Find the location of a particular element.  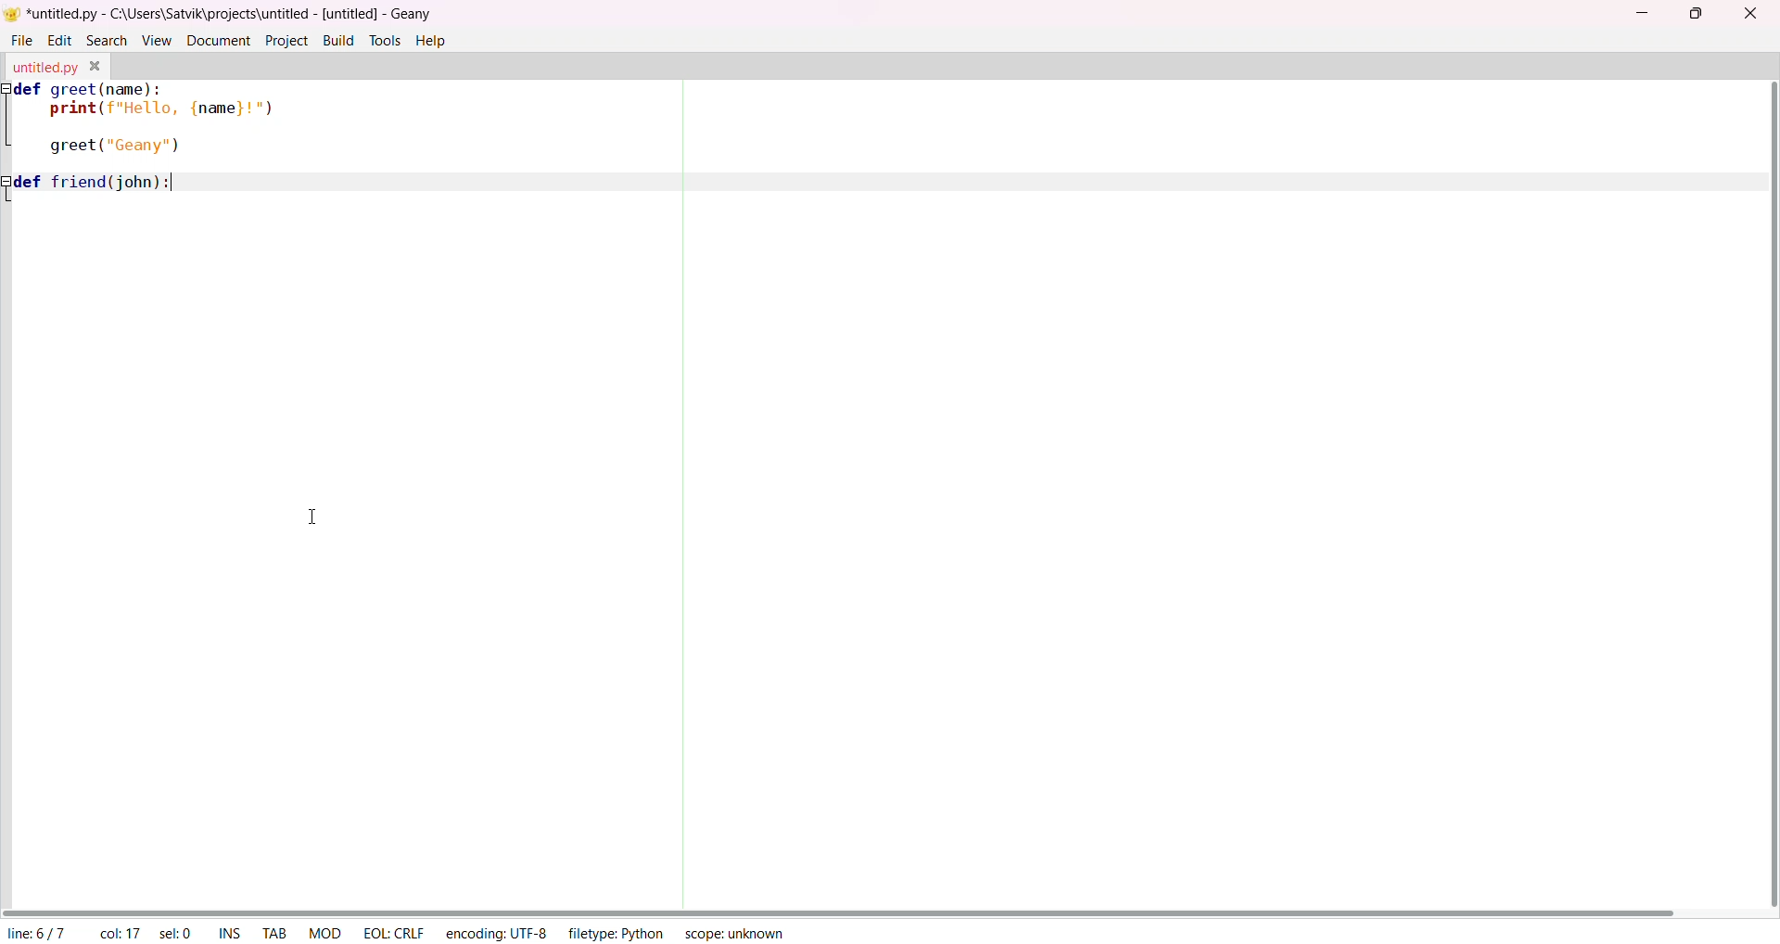

indentation is located at coordinates (12, 125).